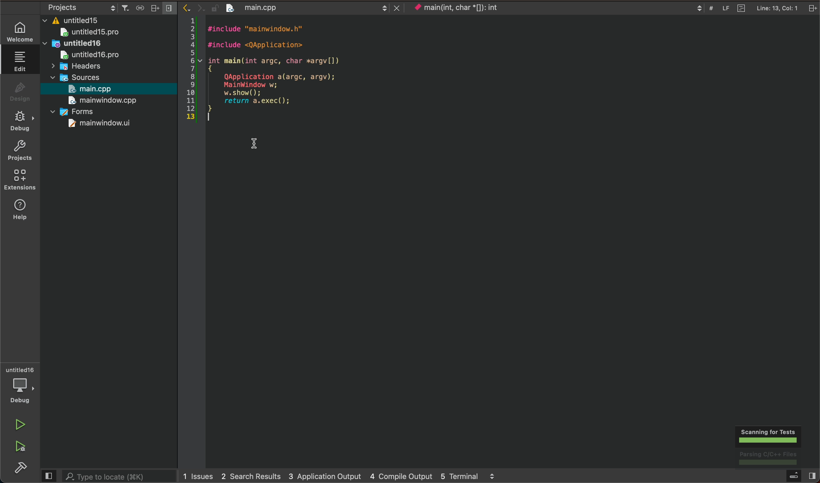  What do you see at coordinates (191, 7) in the screenshot?
I see `arrow icons` at bounding box center [191, 7].